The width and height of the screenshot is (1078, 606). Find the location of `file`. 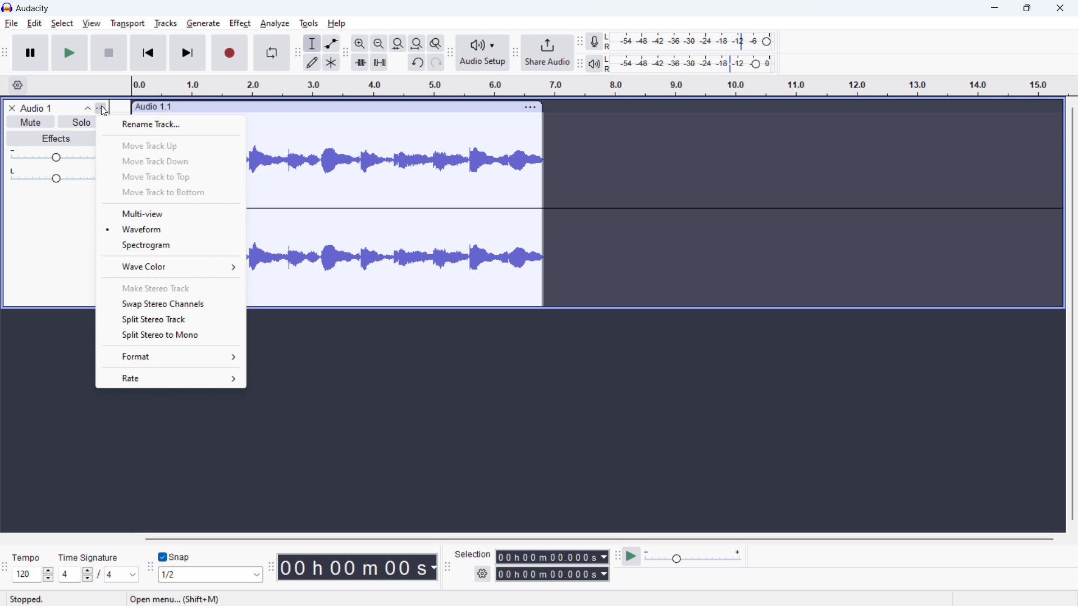

file is located at coordinates (12, 24).